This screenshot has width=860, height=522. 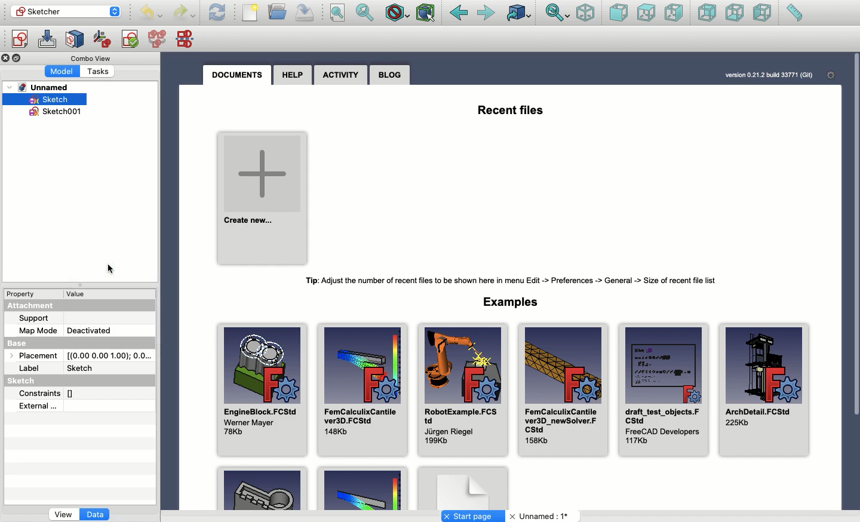 I want to click on Front, so click(x=619, y=14).